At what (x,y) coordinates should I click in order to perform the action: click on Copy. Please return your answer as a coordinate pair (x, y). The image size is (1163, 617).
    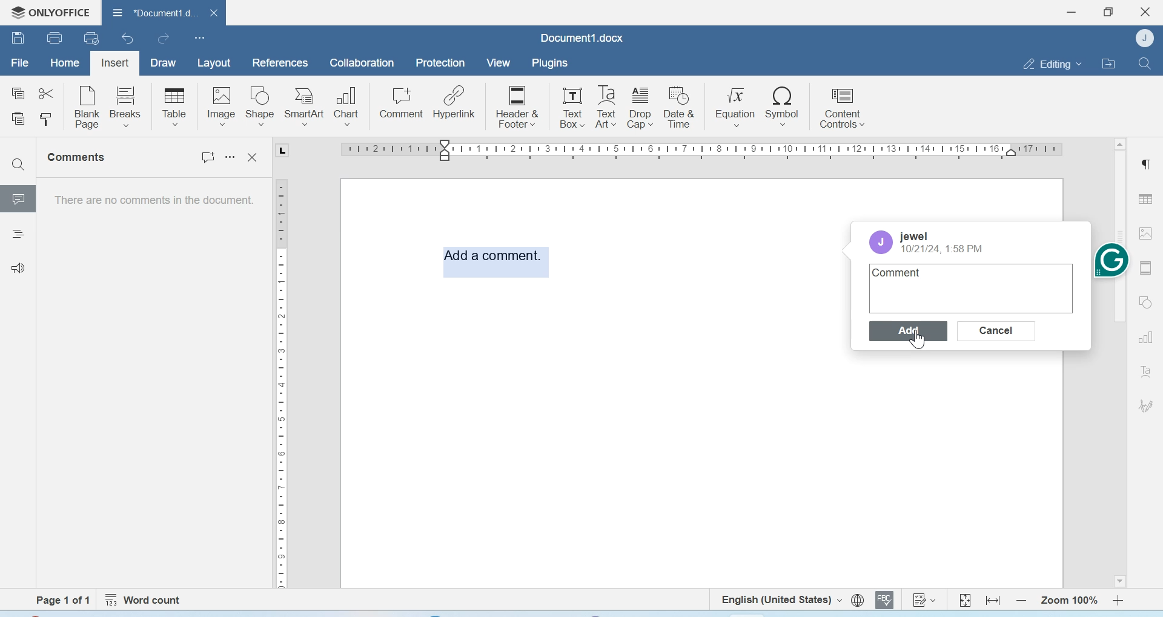
    Looking at the image, I should click on (19, 94).